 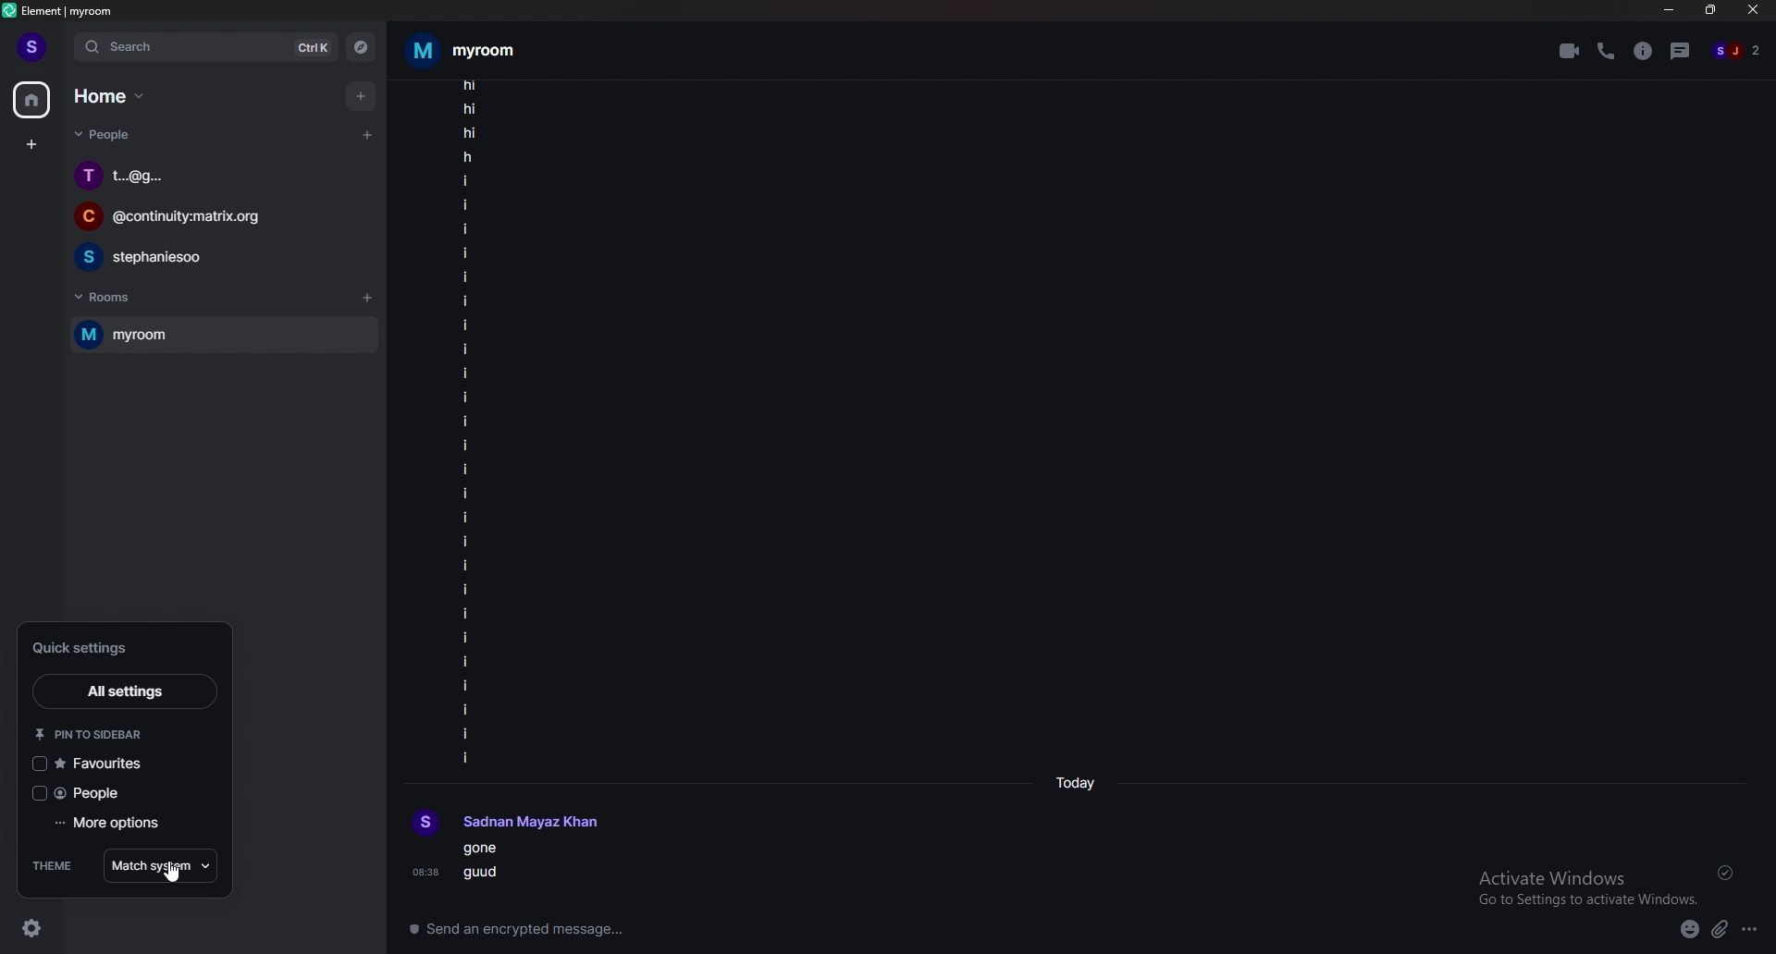 What do you see at coordinates (113, 647) in the screenshot?
I see `quick settings` at bounding box center [113, 647].